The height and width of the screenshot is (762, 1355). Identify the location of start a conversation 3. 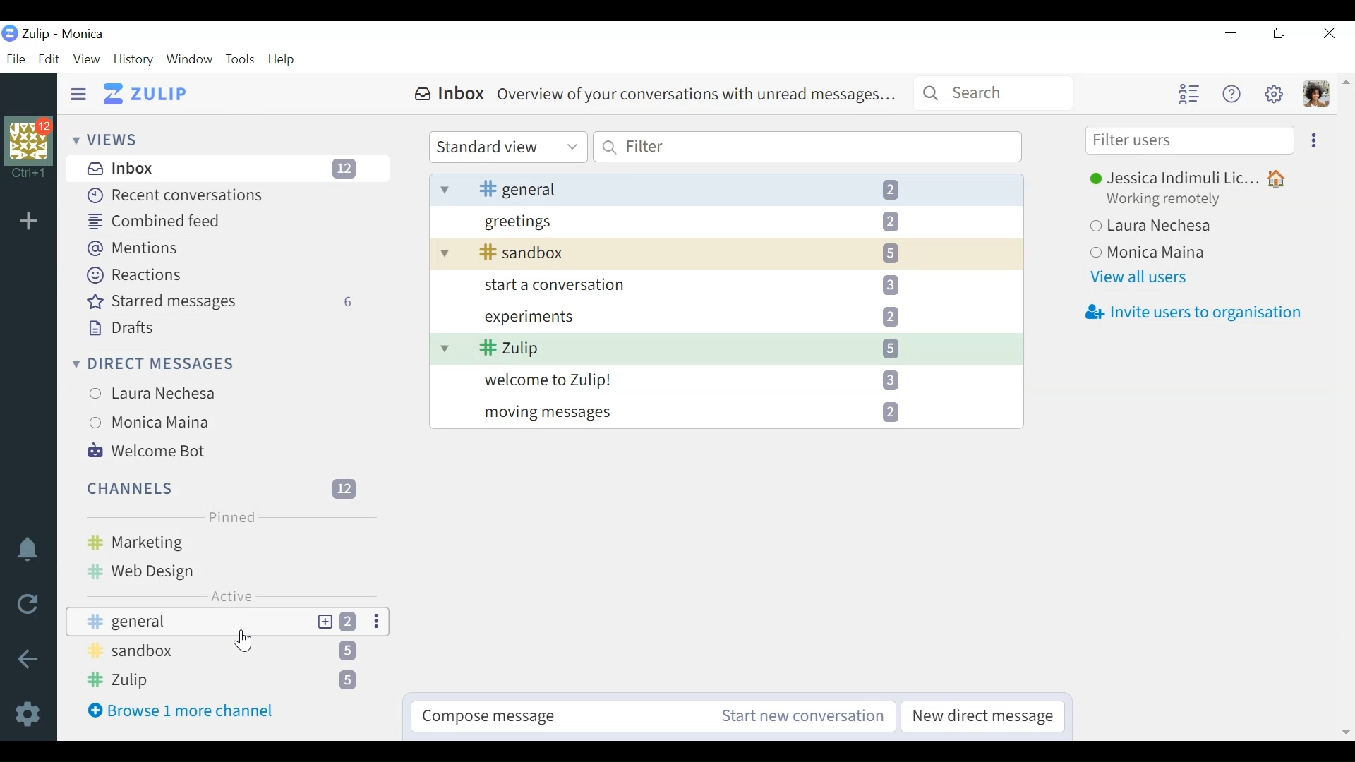
(726, 284).